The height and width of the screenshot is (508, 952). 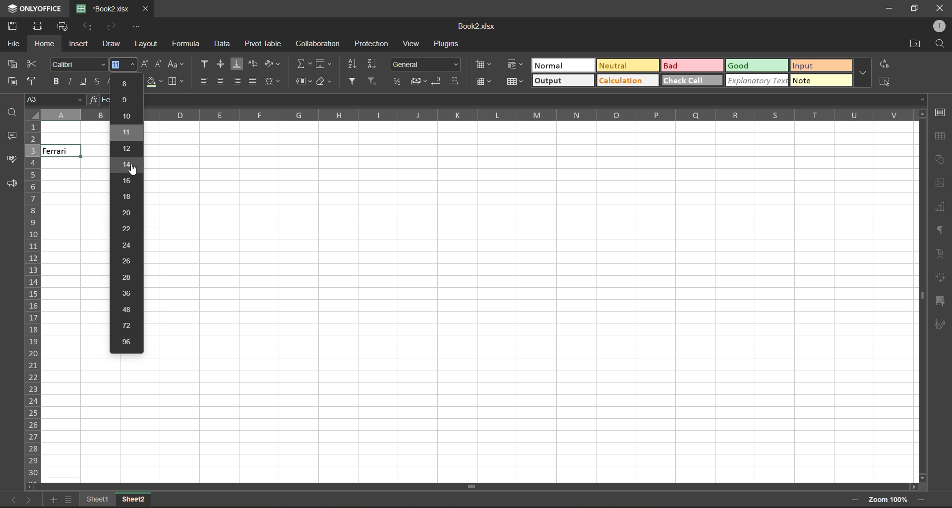 What do you see at coordinates (60, 151) in the screenshot?
I see `Ferrari` at bounding box center [60, 151].